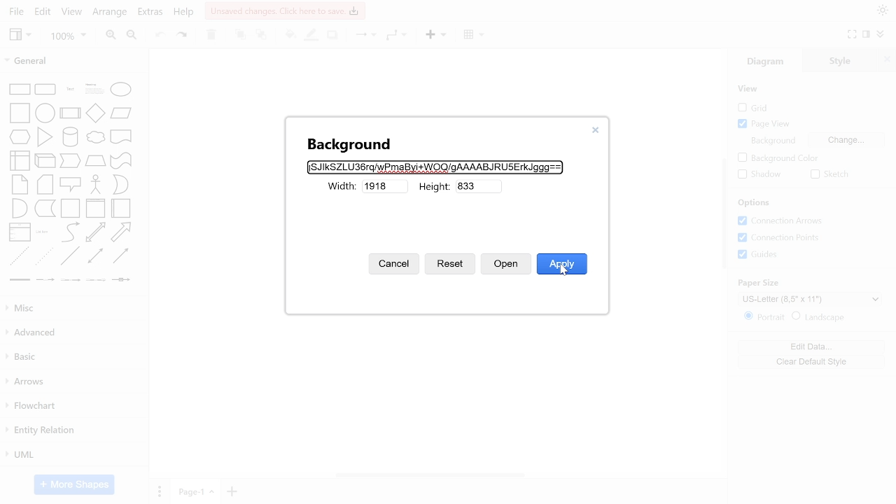 The height and width of the screenshot is (504, 896). What do you see at coordinates (771, 62) in the screenshot?
I see `diagram` at bounding box center [771, 62].